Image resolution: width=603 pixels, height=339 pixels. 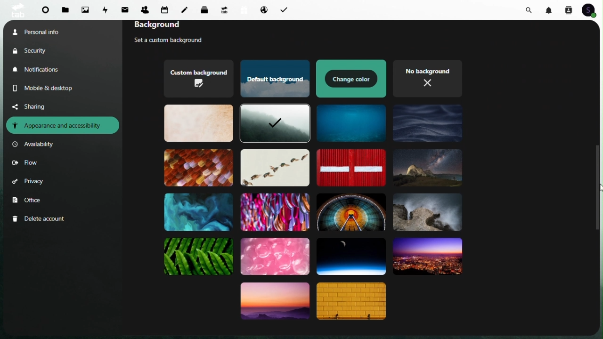 I want to click on Themes, so click(x=199, y=124).